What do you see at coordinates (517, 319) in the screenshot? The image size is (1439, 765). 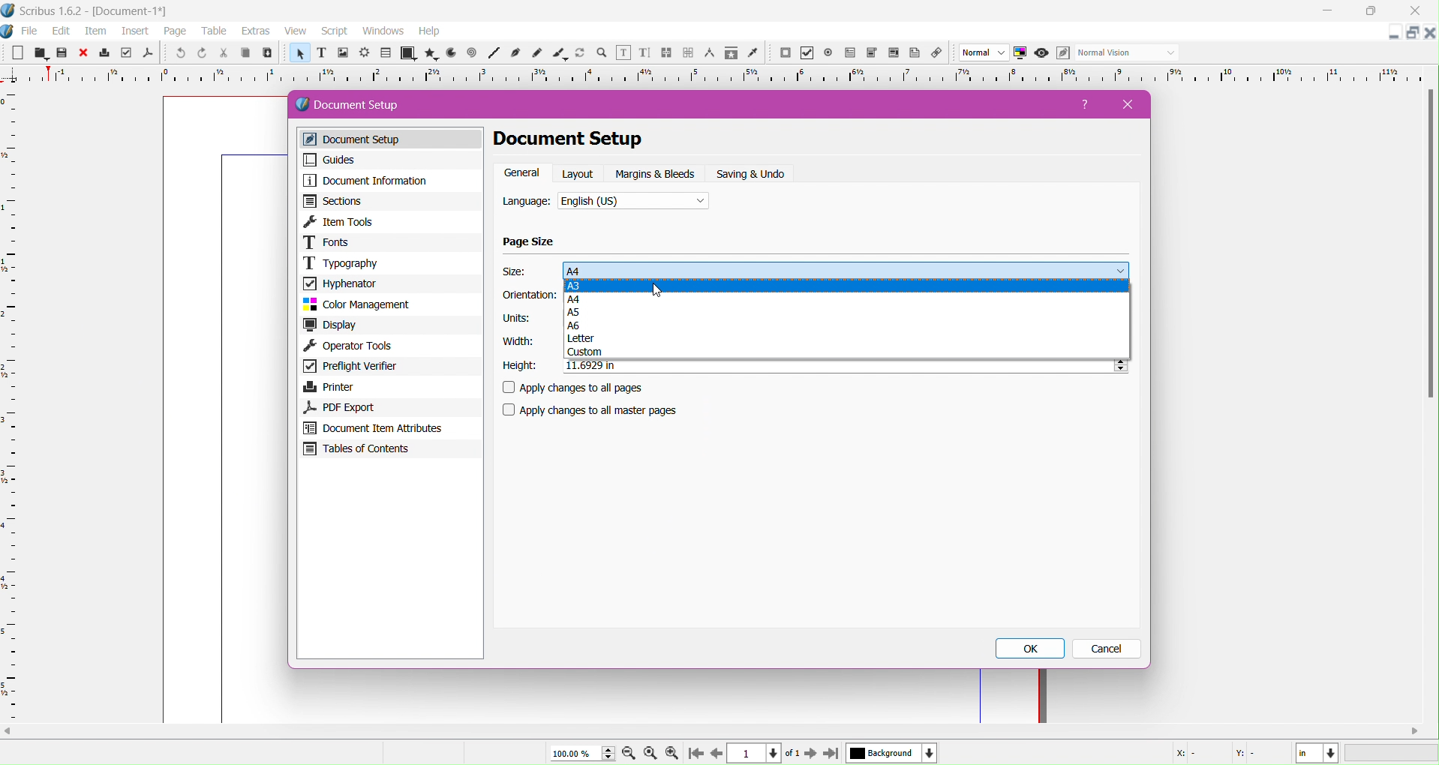 I see `Units` at bounding box center [517, 319].